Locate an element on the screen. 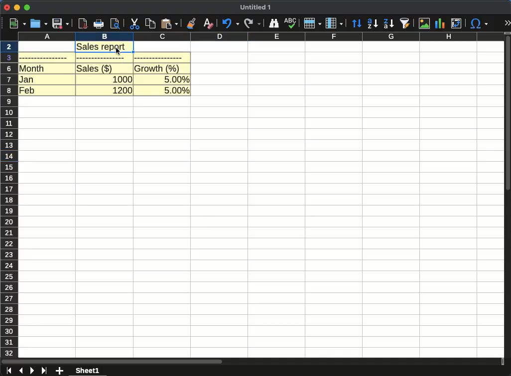 This screenshot has height=376, width=511. paste is located at coordinates (169, 23).